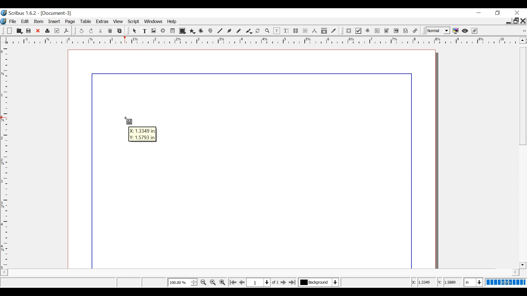  I want to click on Item, so click(39, 22).